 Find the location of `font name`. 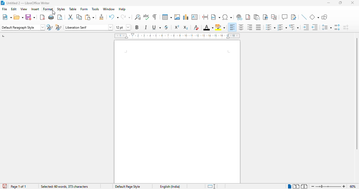

font name is located at coordinates (88, 27).